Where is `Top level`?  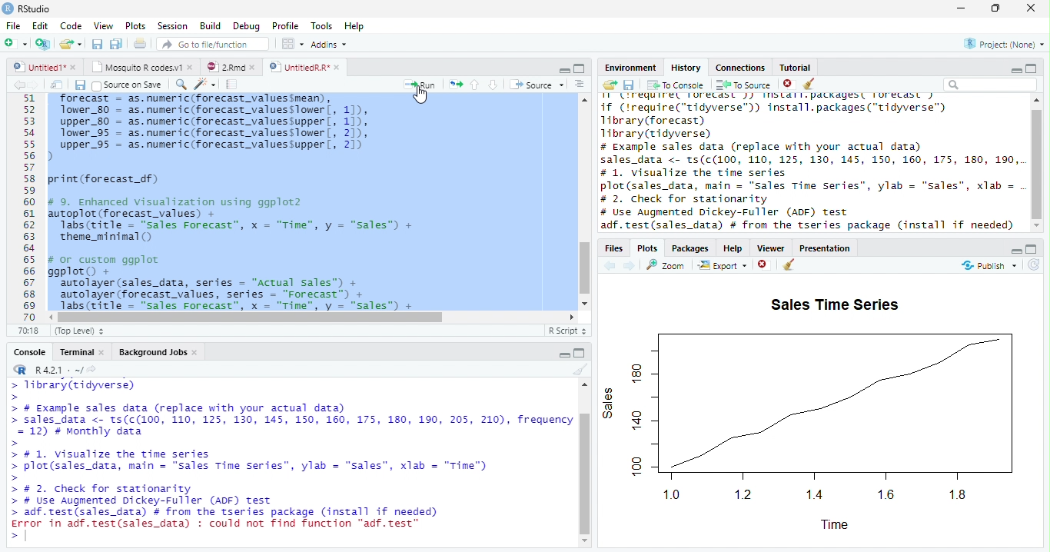 Top level is located at coordinates (78, 331).